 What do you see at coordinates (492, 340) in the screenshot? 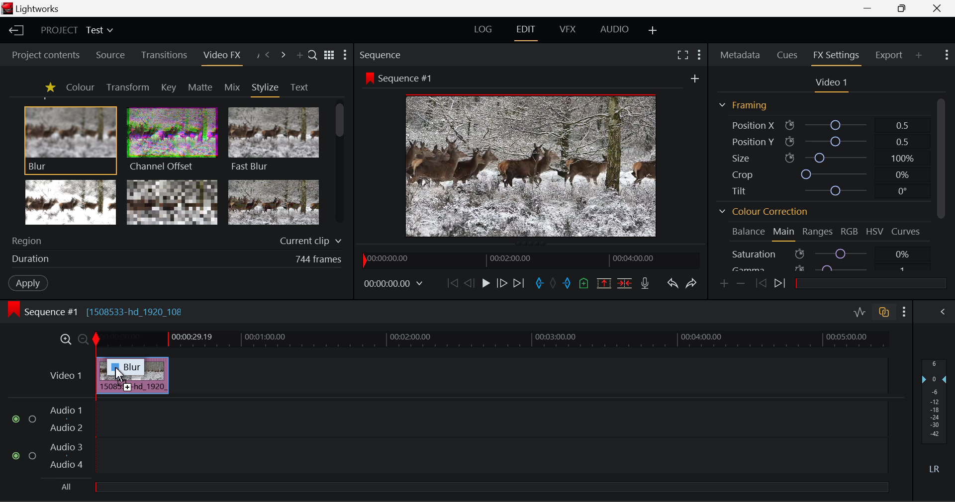
I see `Project Timeline` at bounding box center [492, 340].